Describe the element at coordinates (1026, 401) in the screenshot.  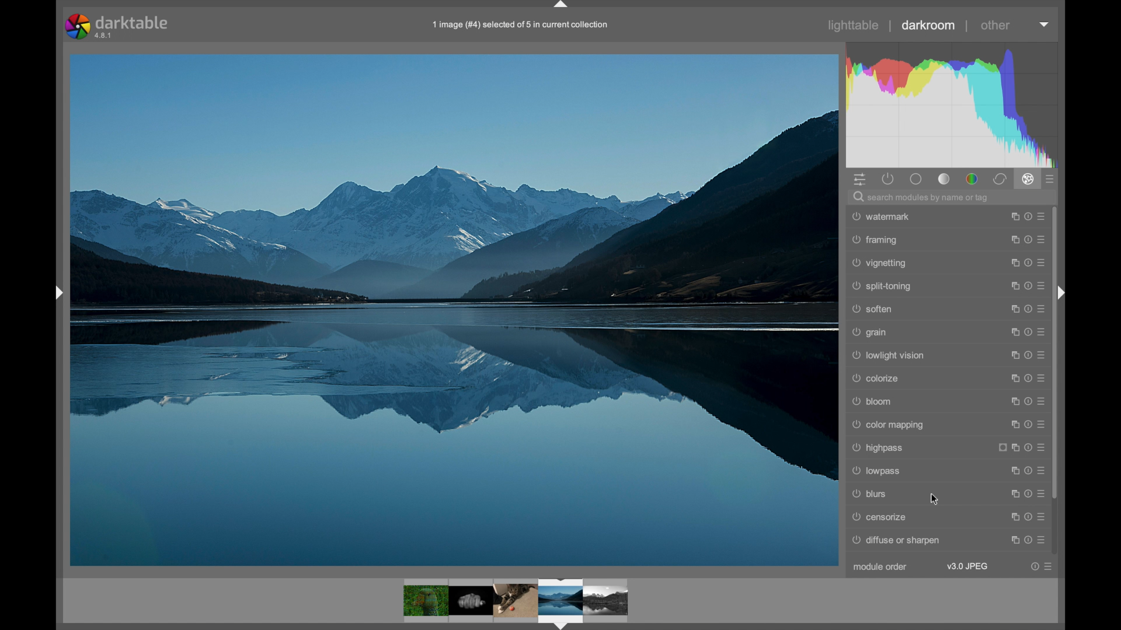
I see `help` at that location.